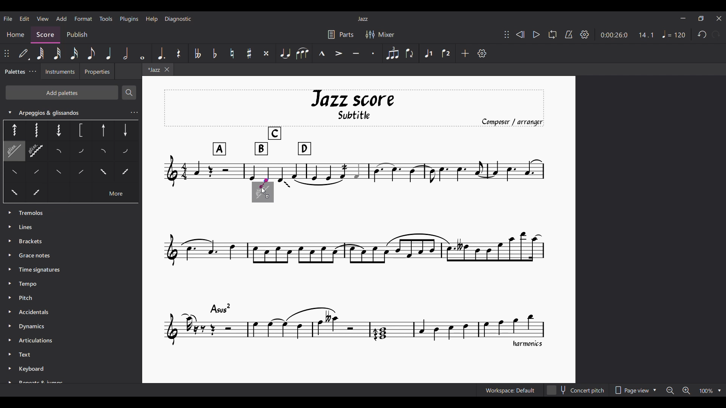  I want to click on Add menu, so click(62, 19).